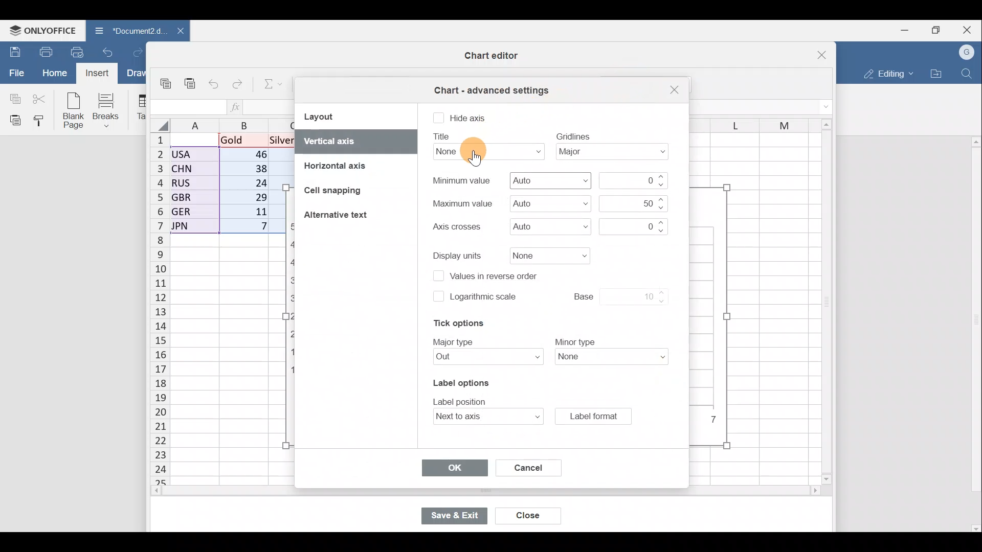 This screenshot has height=552, width=982. What do you see at coordinates (454, 515) in the screenshot?
I see `Save & exit` at bounding box center [454, 515].